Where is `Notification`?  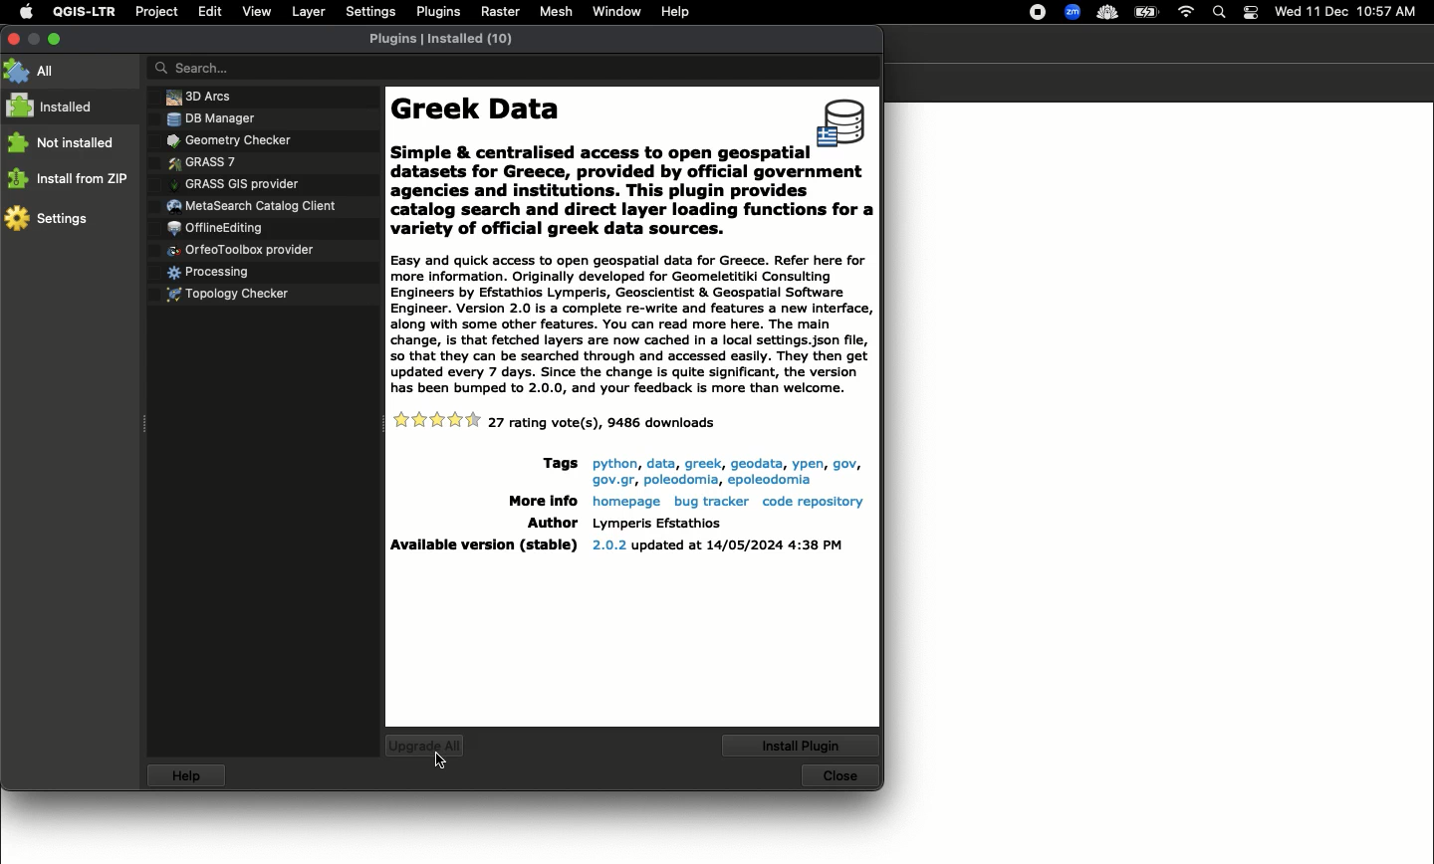 Notification is located at coordinates (1250, 11).